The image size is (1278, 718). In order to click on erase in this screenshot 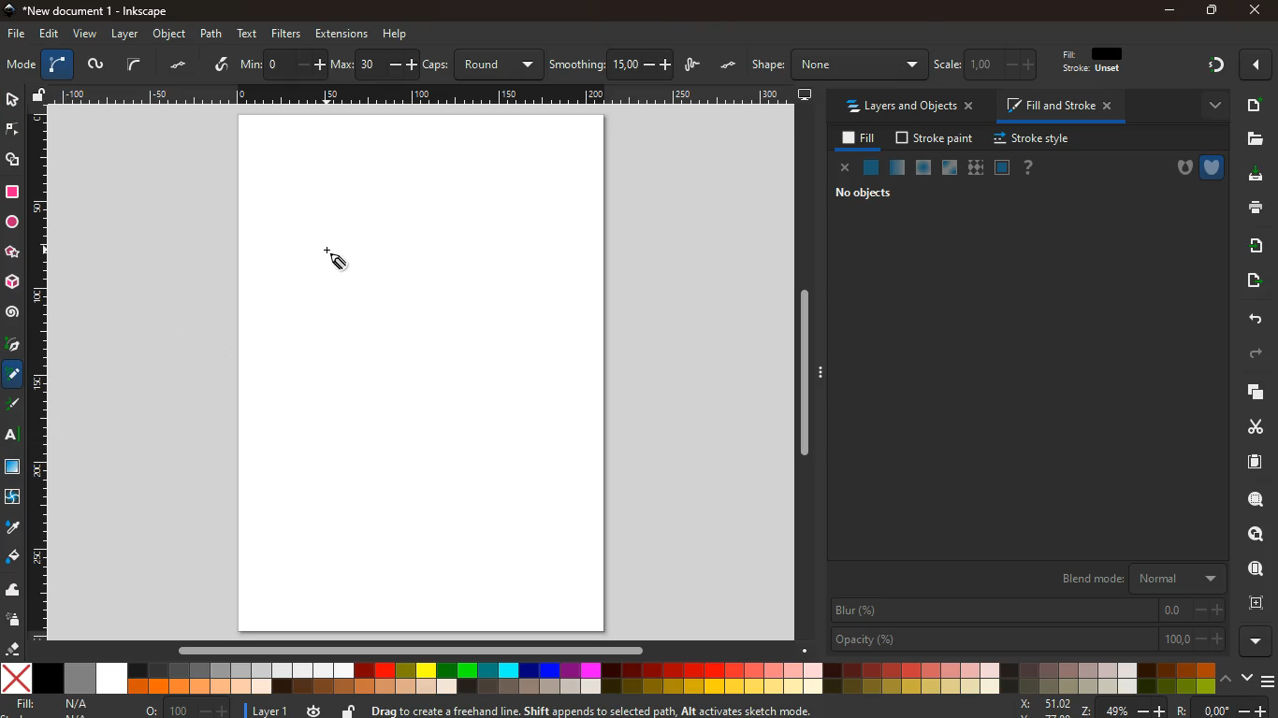, I will do `click(13, 649)`.